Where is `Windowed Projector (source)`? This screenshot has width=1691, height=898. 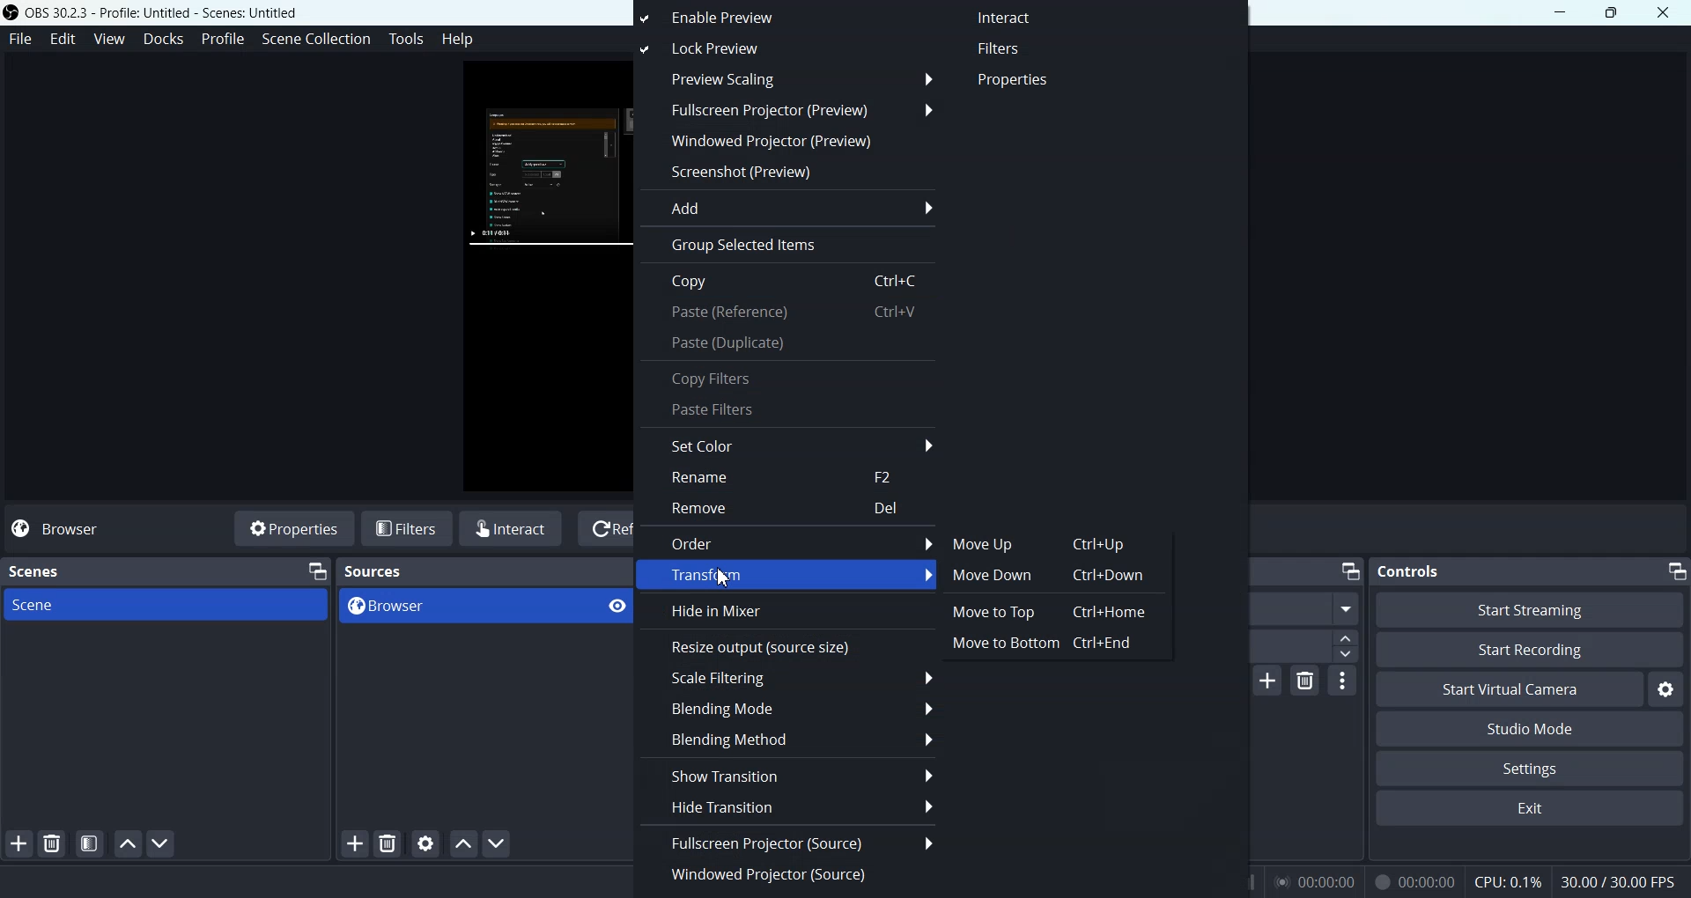 Windowed Projector (source) is located at coordinates (787, 873).